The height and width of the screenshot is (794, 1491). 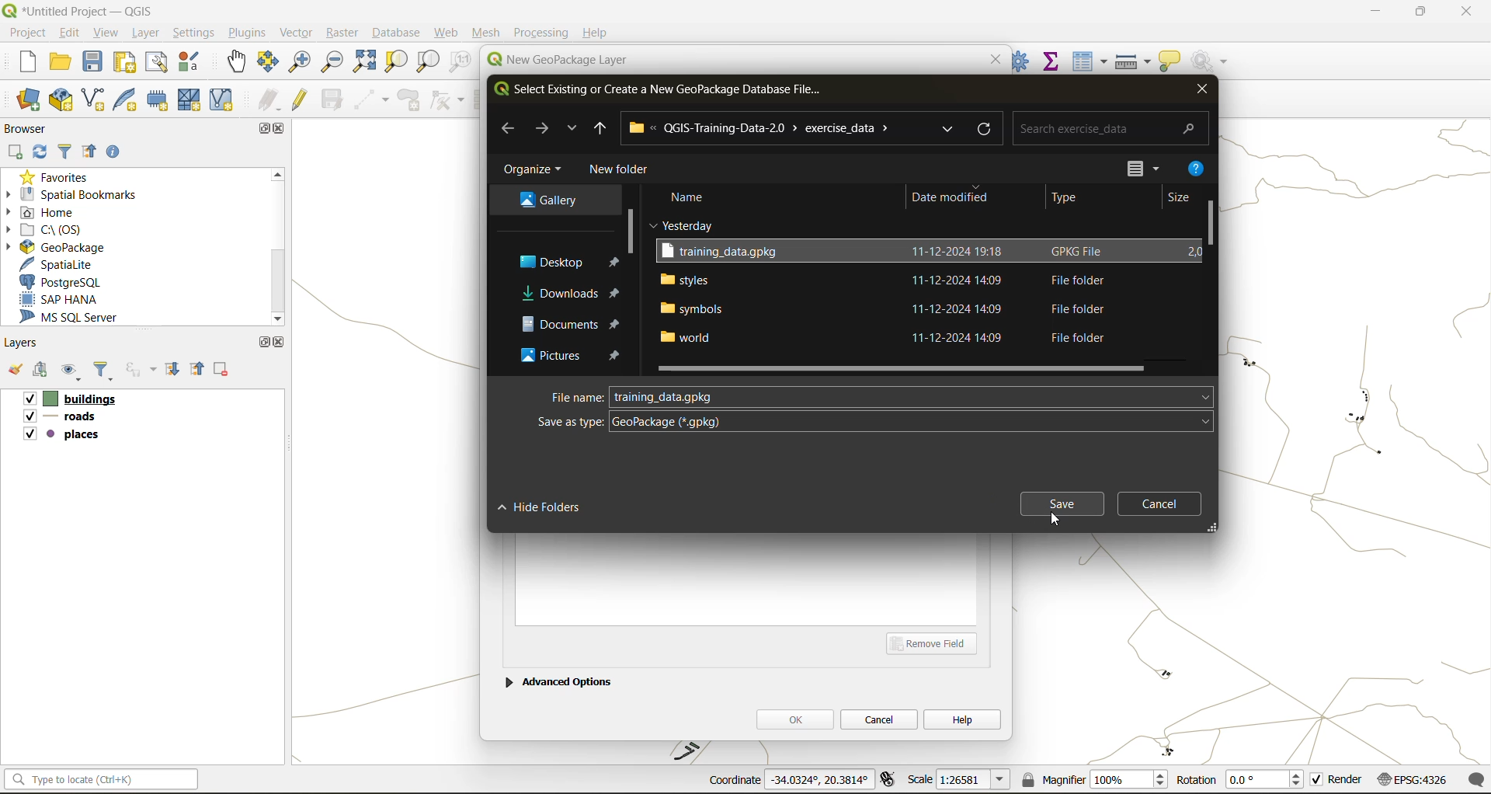 What do you see at coordinates (71, 32) in the screenshot?
I see `edit` at bounding box center [71, 32].